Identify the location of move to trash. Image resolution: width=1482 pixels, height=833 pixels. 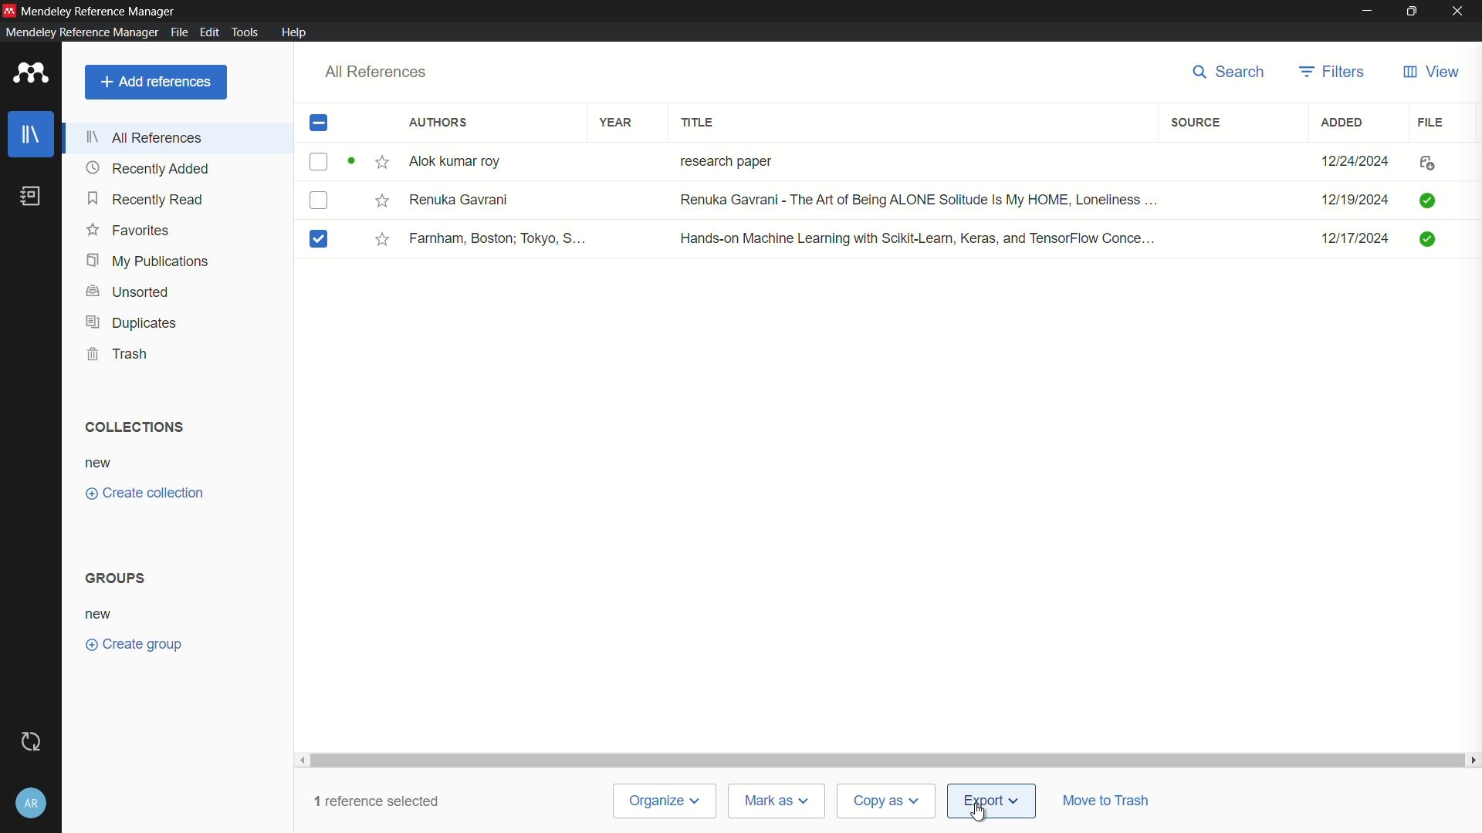
(1106, 800).